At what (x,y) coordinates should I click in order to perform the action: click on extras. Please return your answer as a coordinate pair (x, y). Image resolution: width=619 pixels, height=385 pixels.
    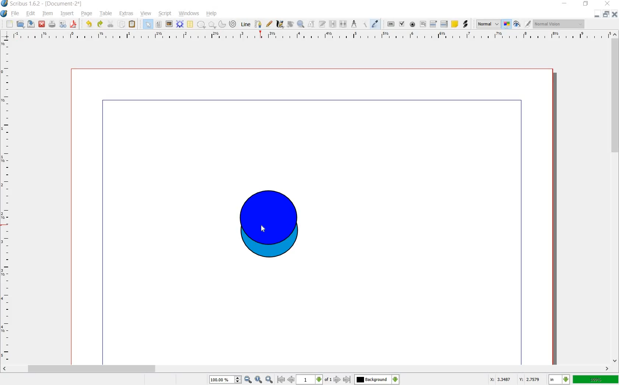
    Looking at the image, I should click on (126, 14).